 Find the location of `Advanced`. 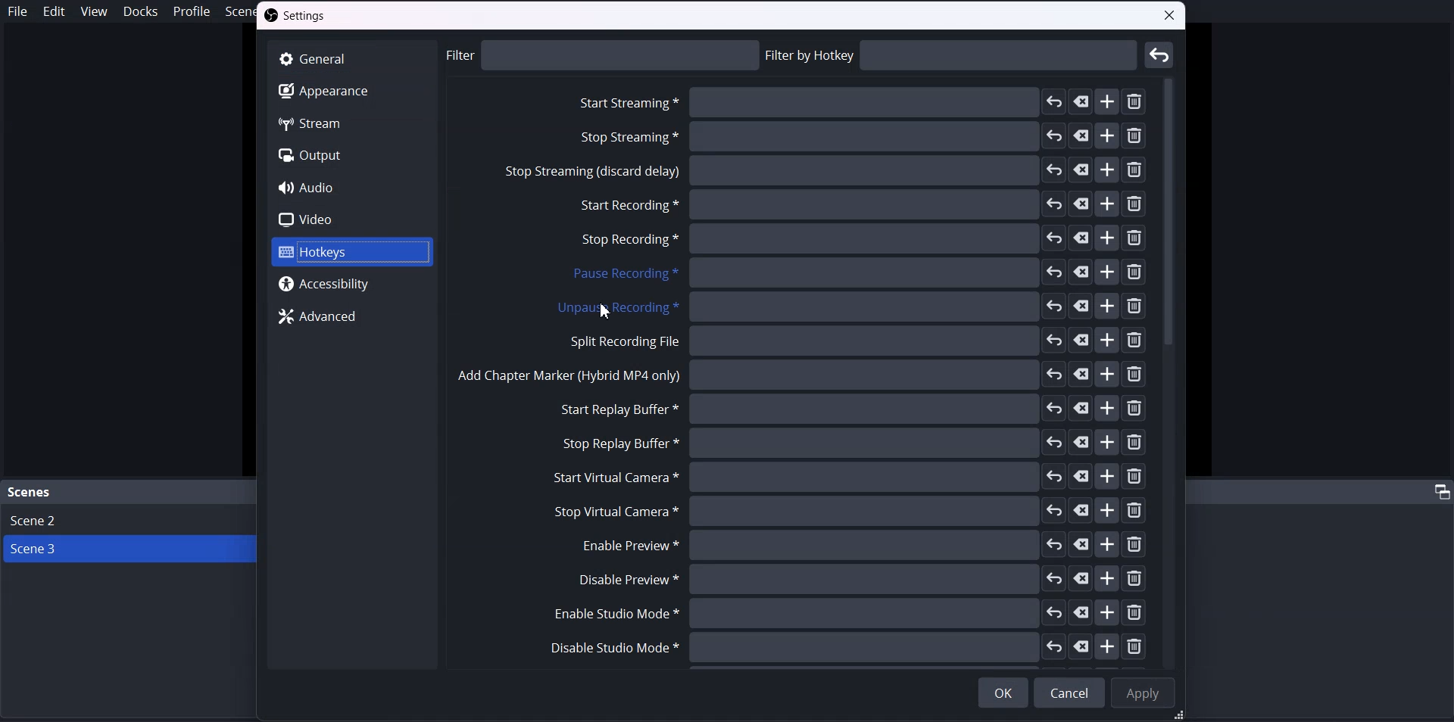

Advanced is located at coordinates (354, 315).